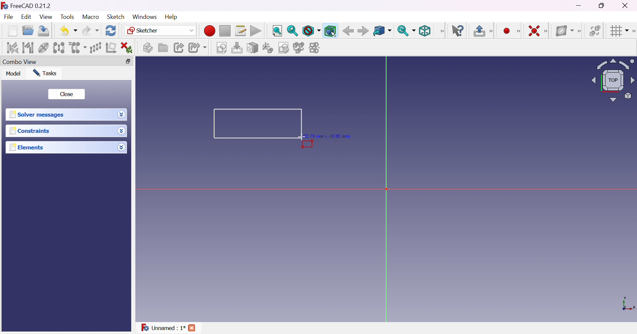 The width and height of the screenshot is (637, 334). I want to click on Toggle grid, so click(618, 31).